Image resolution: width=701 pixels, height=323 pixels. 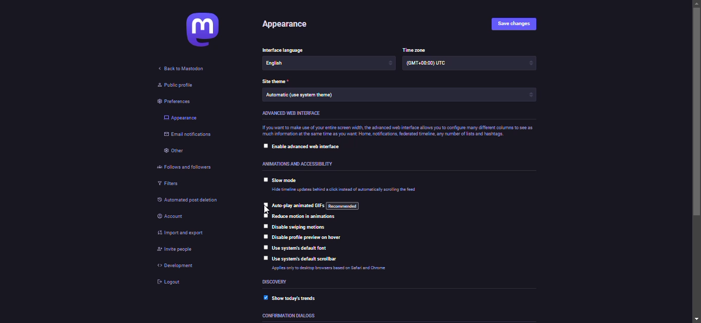 I want to click on appearance, so click(x=180, y=118).